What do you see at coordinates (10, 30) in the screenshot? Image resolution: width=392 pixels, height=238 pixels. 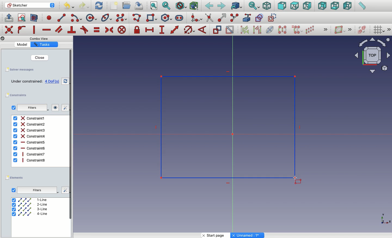 I see `constrain coincident` at bounding box center [10, 30].